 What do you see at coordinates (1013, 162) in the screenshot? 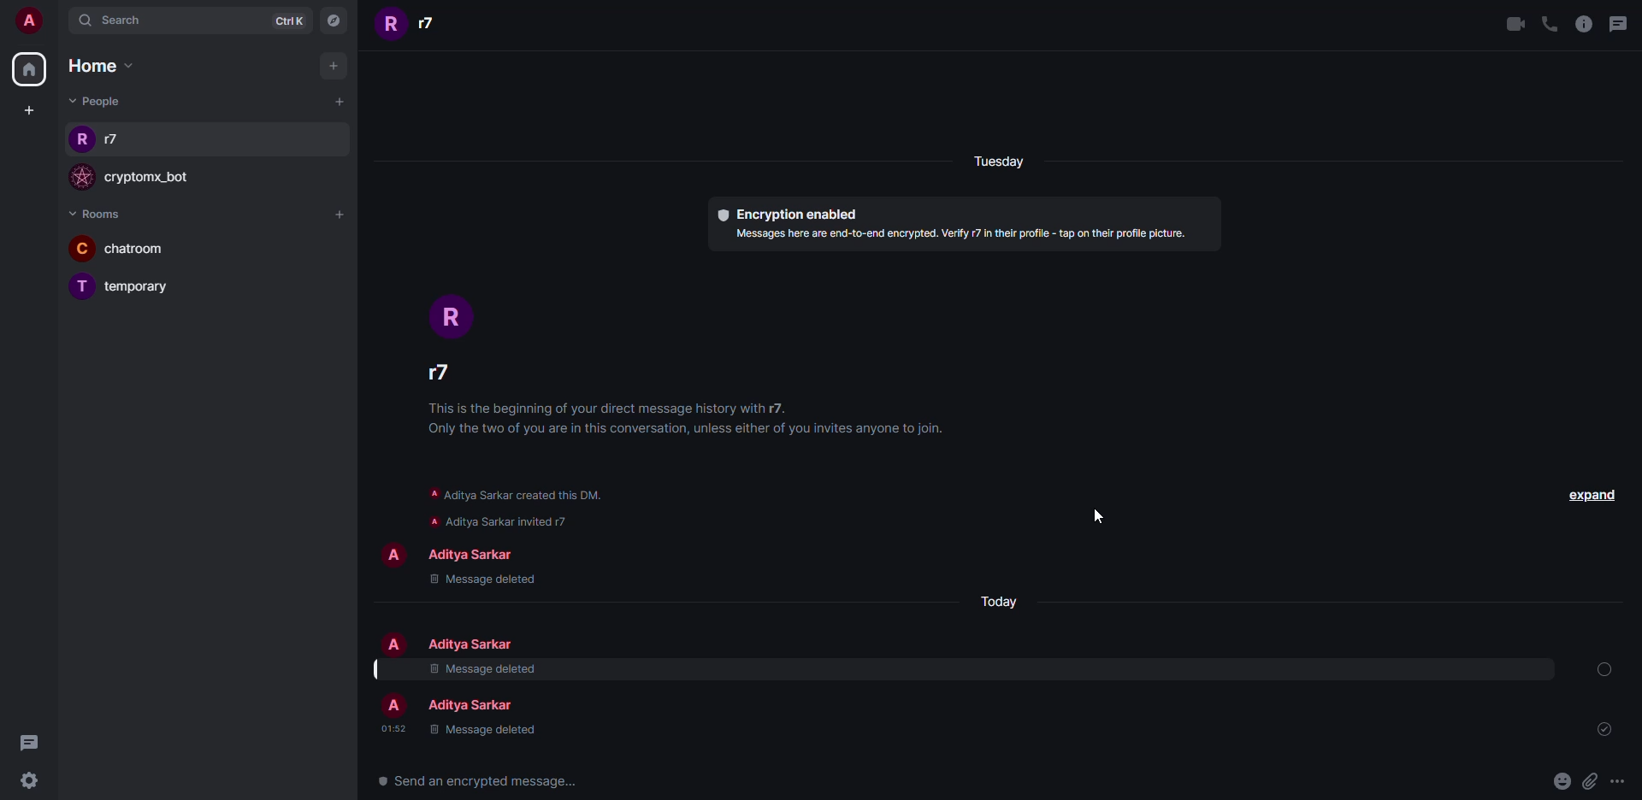
I see `day` at bounding box center [1013, 162].